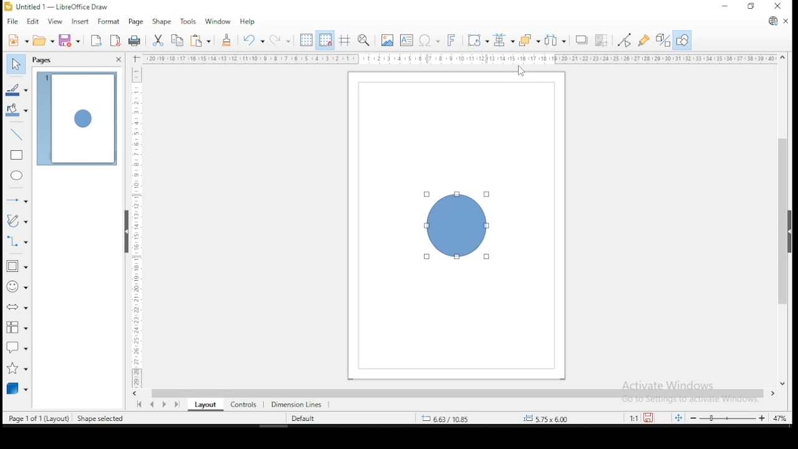 Image resolution: width=798 pixels, height=449 pixels. I want to click on scroll bar, so click(783, 220).